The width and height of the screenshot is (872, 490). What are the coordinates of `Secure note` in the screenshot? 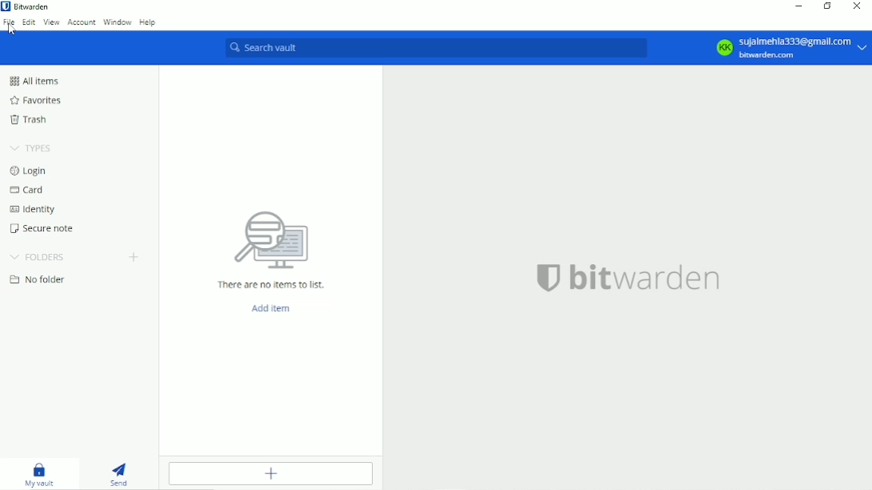 It's located at (42, 228).